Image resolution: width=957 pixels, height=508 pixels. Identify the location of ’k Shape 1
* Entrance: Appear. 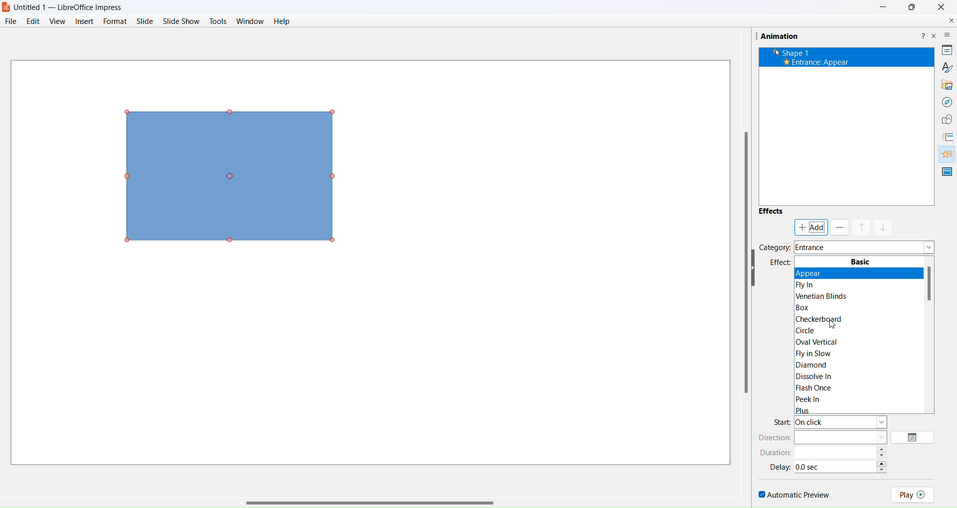
(811, 57).